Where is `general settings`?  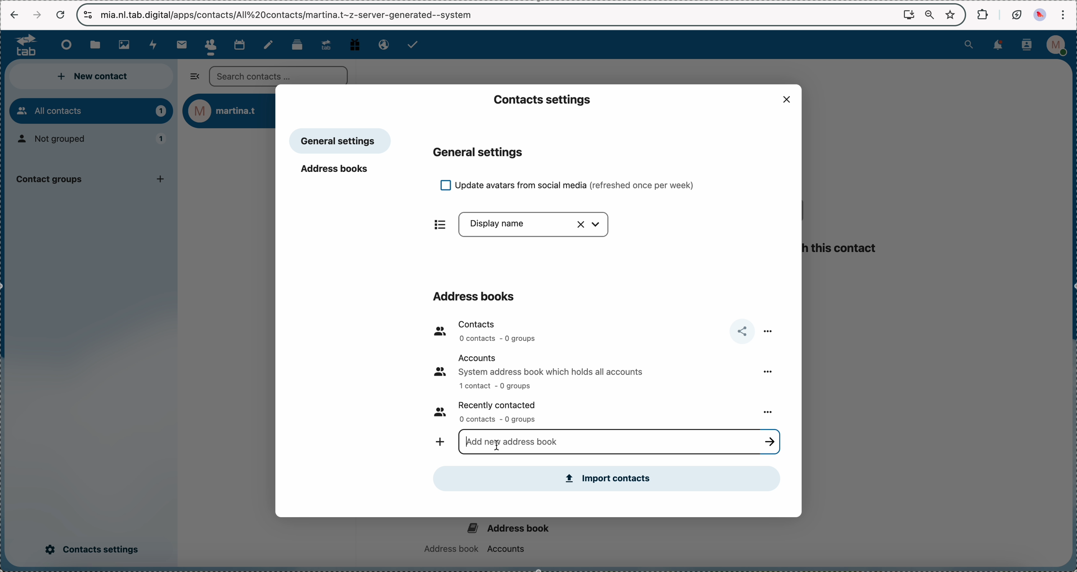
general settings is located at coordinates (340, 141).